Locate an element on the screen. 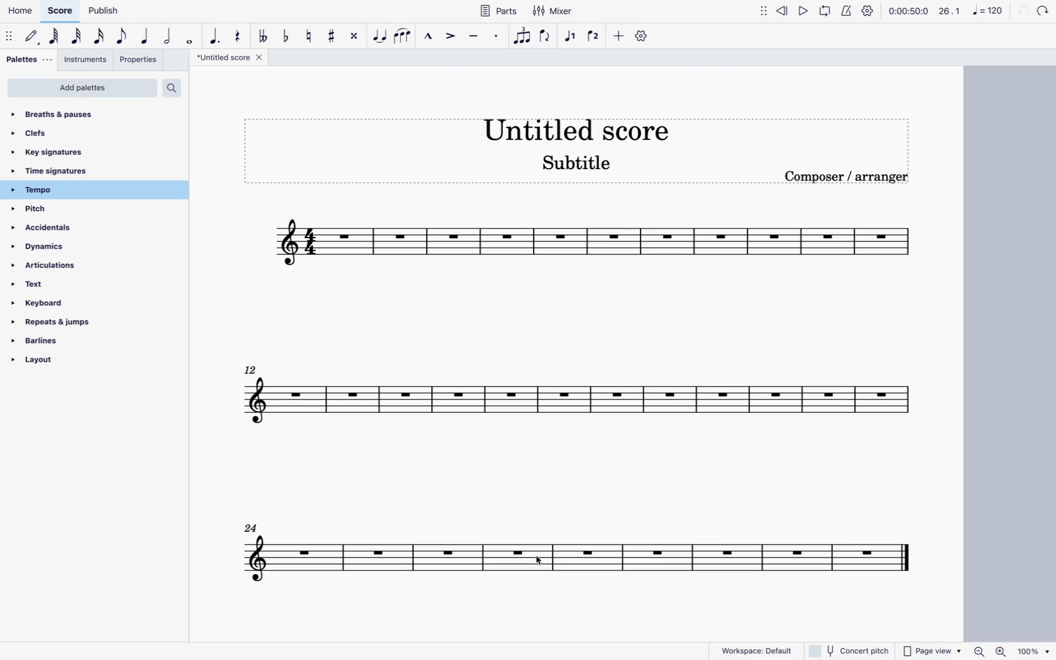 The image size is (1056, 660). keyboard is located at coordinates (62, 304).